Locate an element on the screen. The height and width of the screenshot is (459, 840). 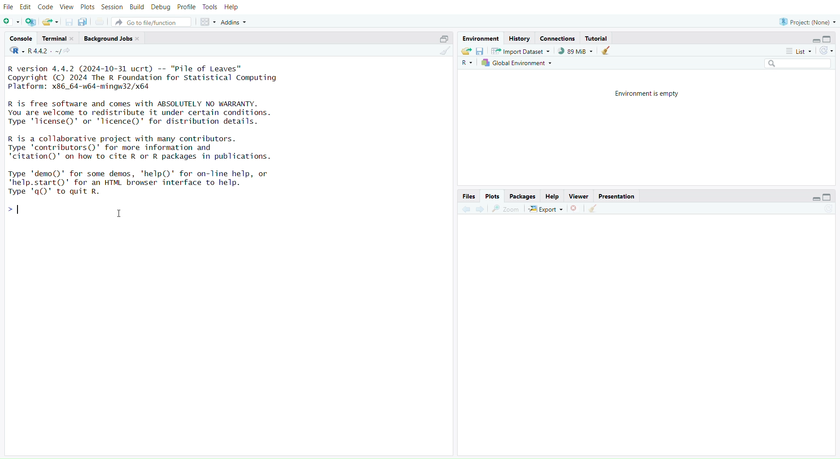
R version 4.4.2 (2024-10-31 ucrt) -- "Pile of Leaves"
Copyright (C) 2024 The R Foundation for Statistical Computing
Platform: x86_64-w64-mingw32/x64

R is free software and comes with ABSOLUTELY NO WARRANTY.
You are welcome to redistribute it under certain conditions.
Type 'license()' or 'licence()' for distribution details.

R is a collaborative project with many contributors.

Type 'contributors()' for more information and

"citation()' on how to cite R or R packages in publications.
Type 'demo()' for some demos, 'help()' for on-Tine help, or
"help.start()"' for an HTML browser interface to help.

Type 'qQ' to quit R. is located at coordinates (152, 132).